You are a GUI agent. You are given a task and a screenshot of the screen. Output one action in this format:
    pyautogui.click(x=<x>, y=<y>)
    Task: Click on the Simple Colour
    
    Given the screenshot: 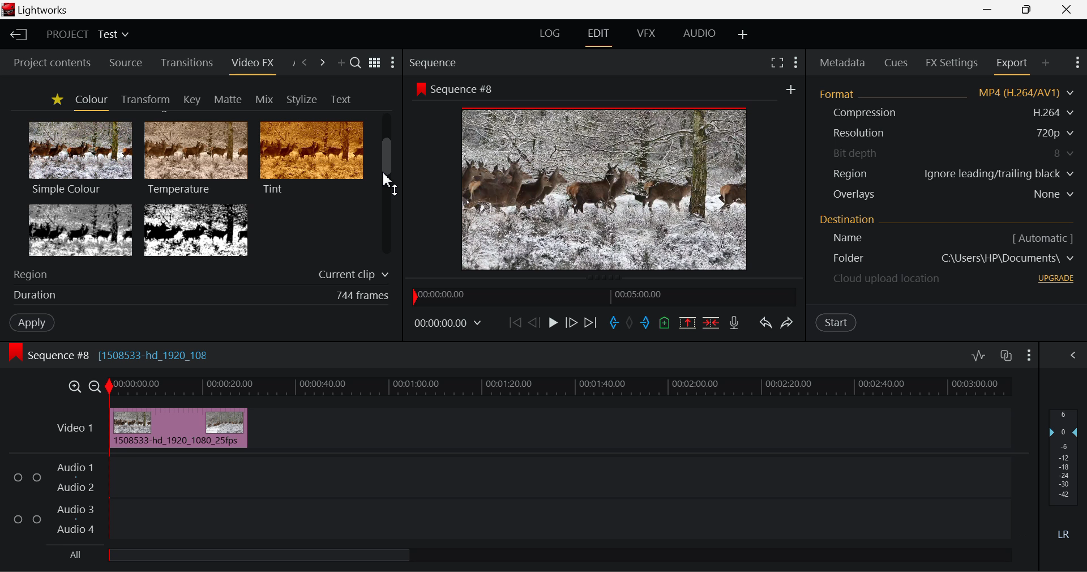 What is the action you would take?
    pyautogui.click(x=79, y=157)
    